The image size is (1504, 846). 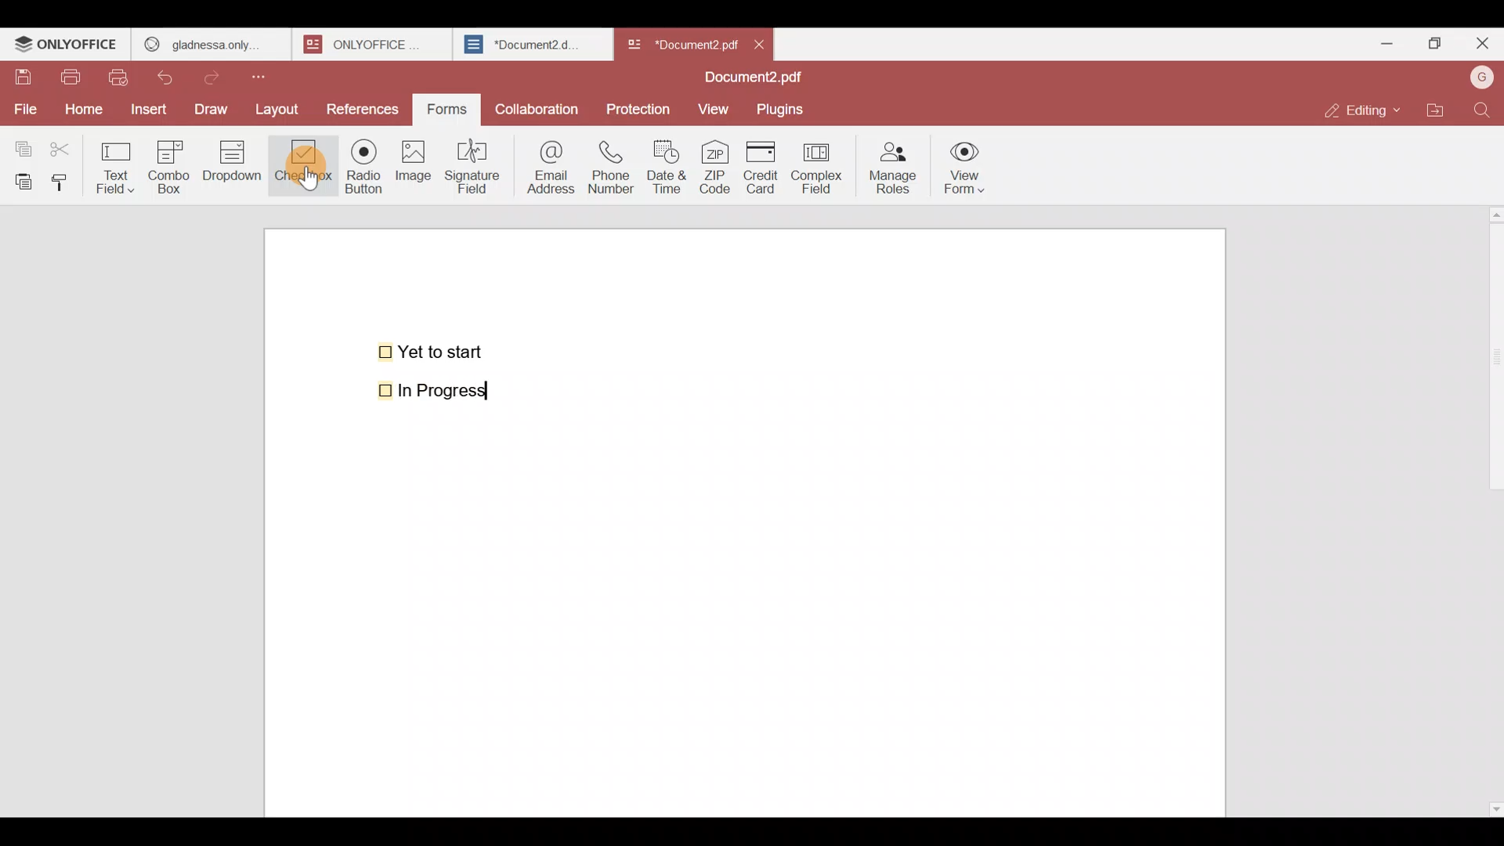 I want to click on Minimize, so click(x=1380, y=41).